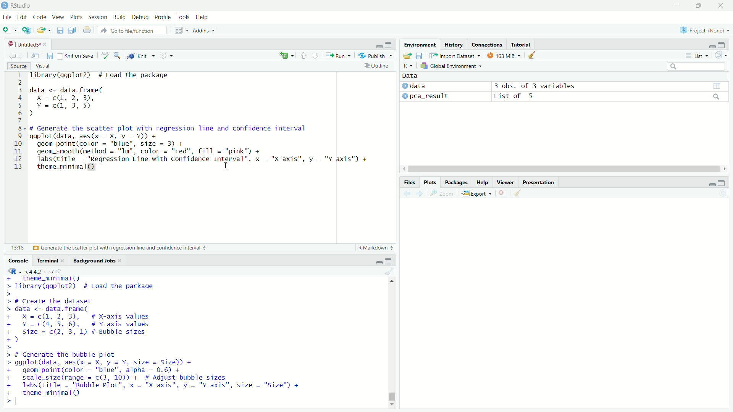 The height and width of the screenshot is (412, 733). What do you see at coordinates (18, 248) in the screenshot?
I see `13:18` at bounding box center [18, 248].